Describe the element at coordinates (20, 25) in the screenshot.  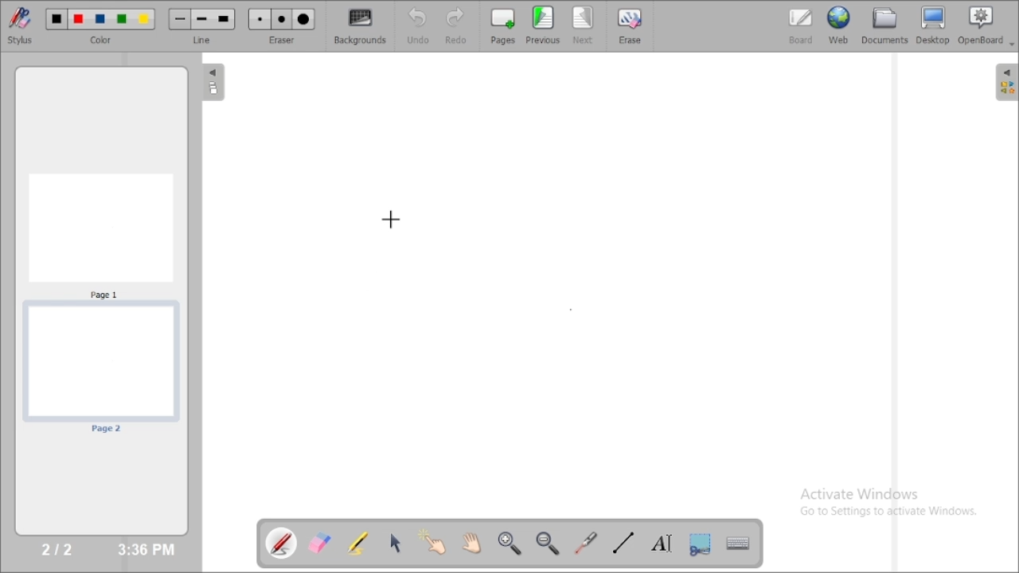
I see `stylus` at that location.